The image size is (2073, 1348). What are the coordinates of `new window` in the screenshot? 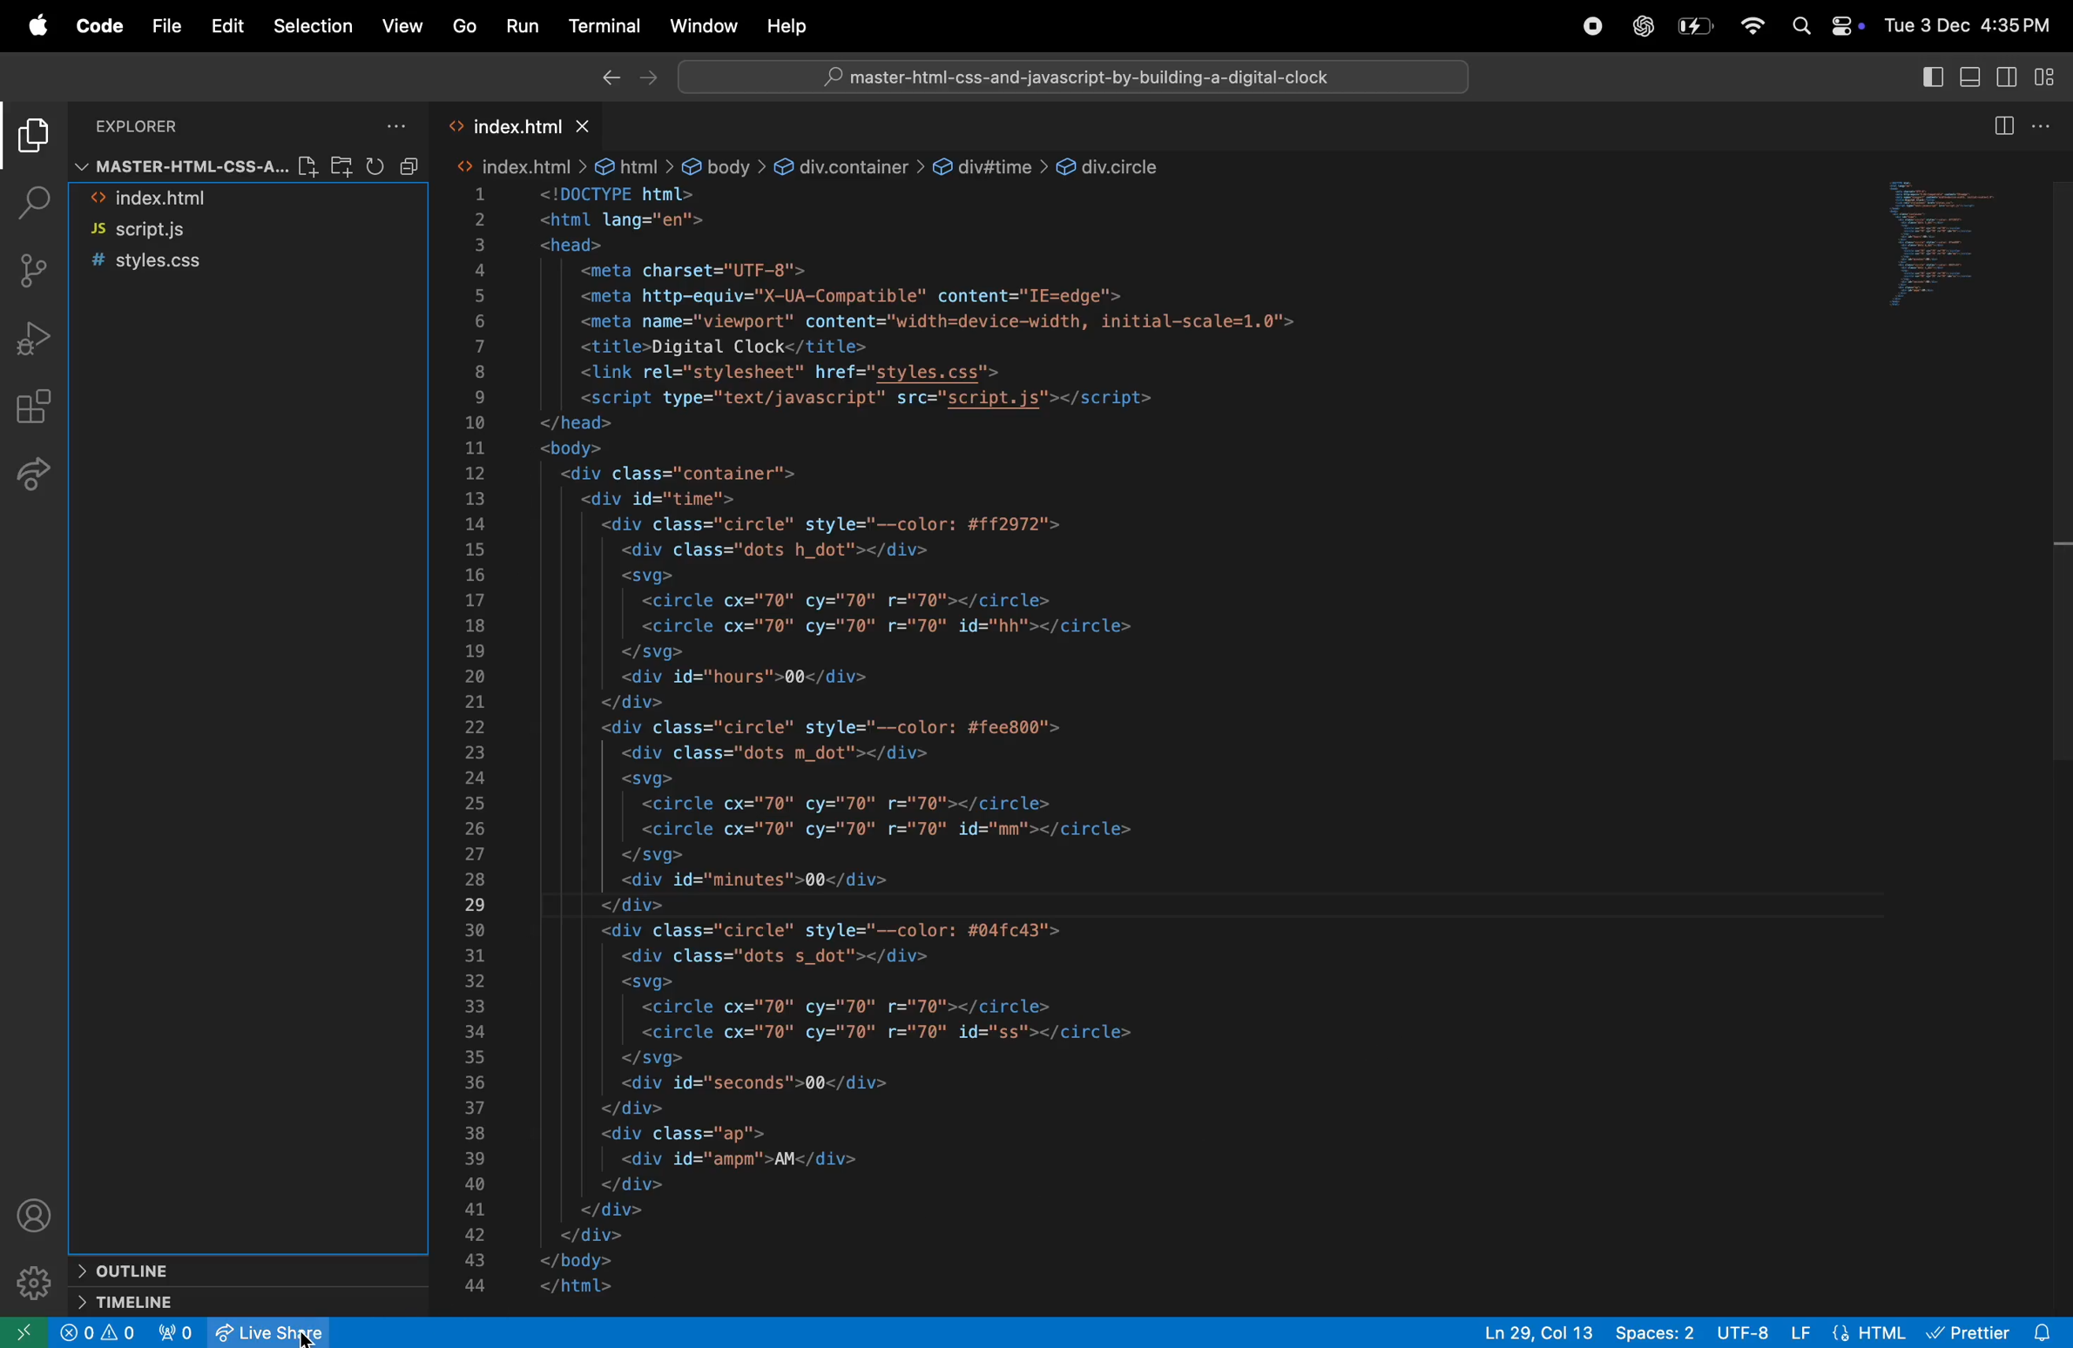 It's located at (19, 1335).